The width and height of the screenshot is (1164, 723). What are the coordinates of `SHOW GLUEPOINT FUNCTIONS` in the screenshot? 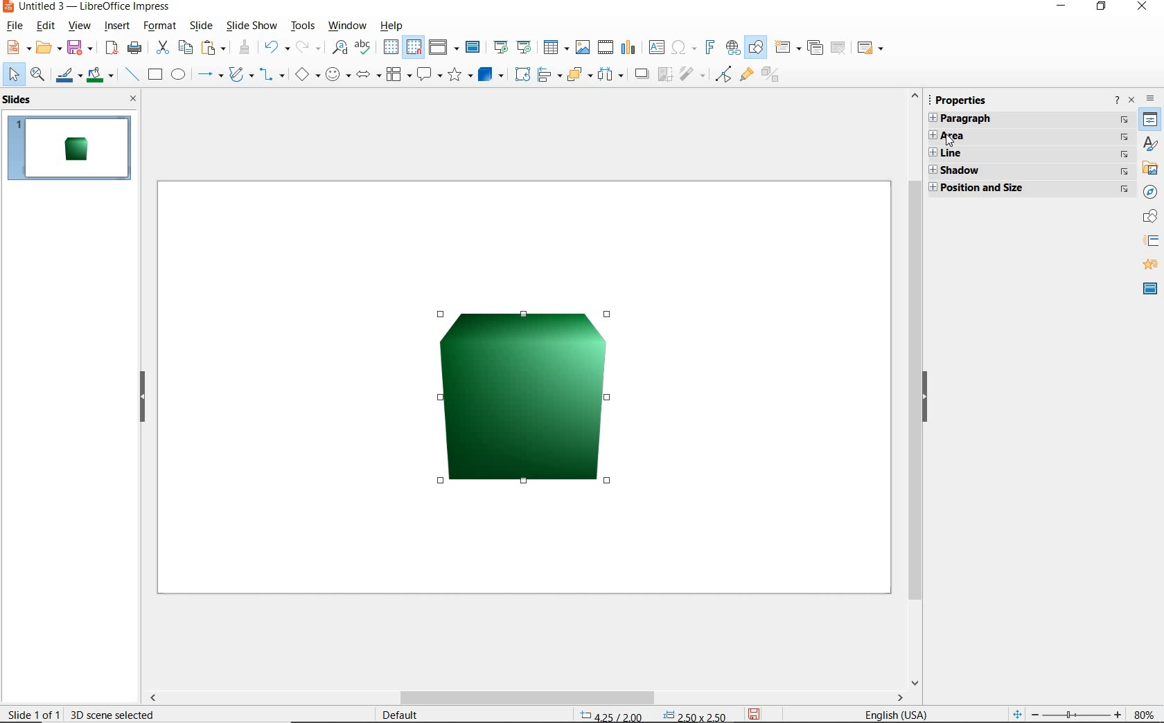 It's located at (746, 76).